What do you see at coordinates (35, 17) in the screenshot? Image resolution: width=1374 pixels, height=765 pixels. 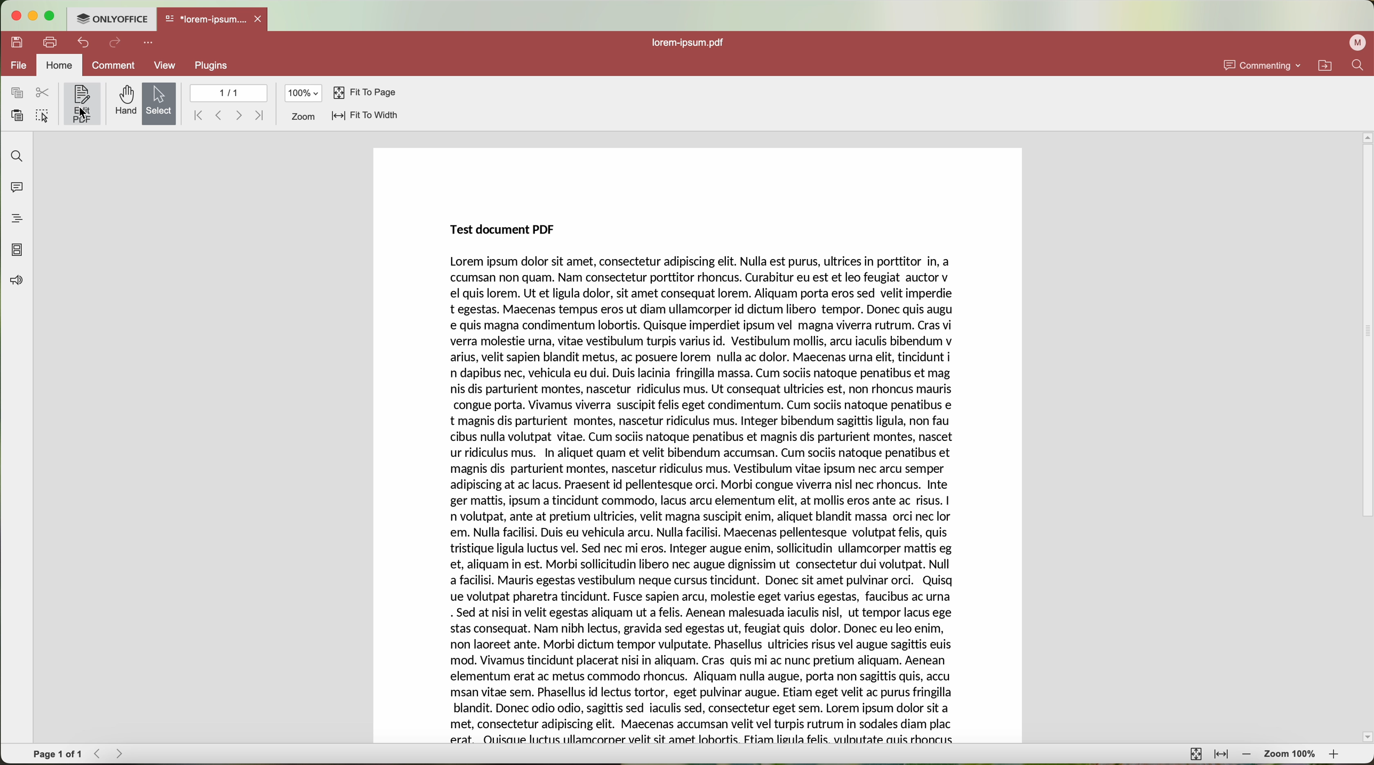 I see `minimize` at bounding box center [35, 17].